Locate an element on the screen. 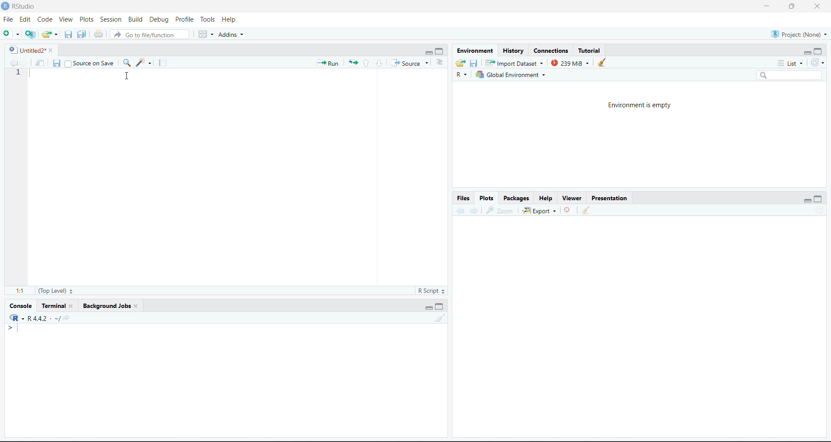 The height and width of the screenshot is (442, 831). Source the contents of the active document is located at coordinates (410, 63).